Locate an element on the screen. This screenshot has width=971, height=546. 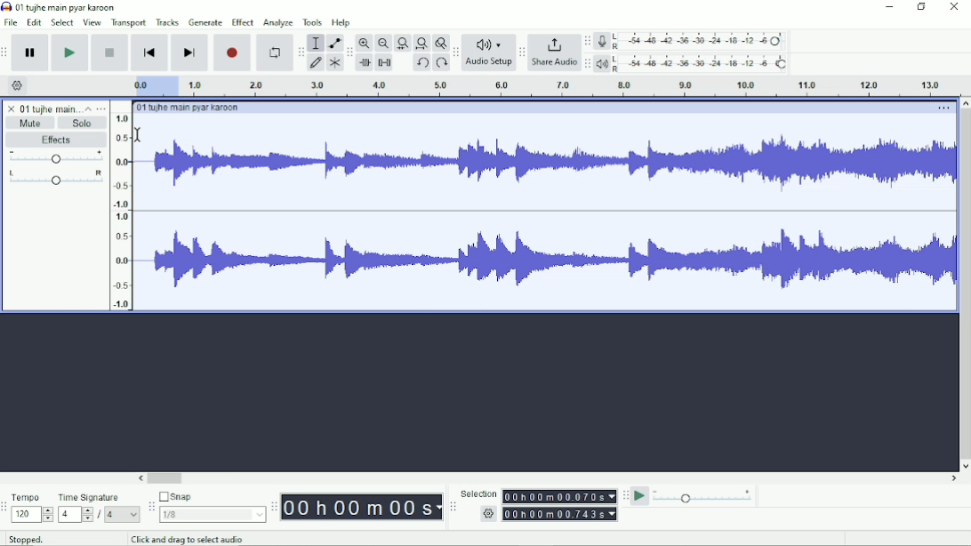
Record Meter is located at coordinates (693, 41).